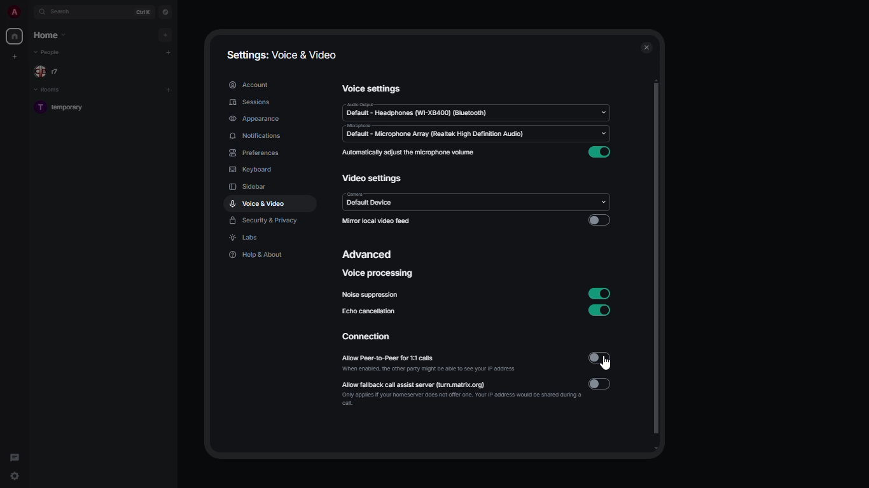  Describe the element at coordinates (377, 274) in the screenshot. I see `voice processing` at that location.